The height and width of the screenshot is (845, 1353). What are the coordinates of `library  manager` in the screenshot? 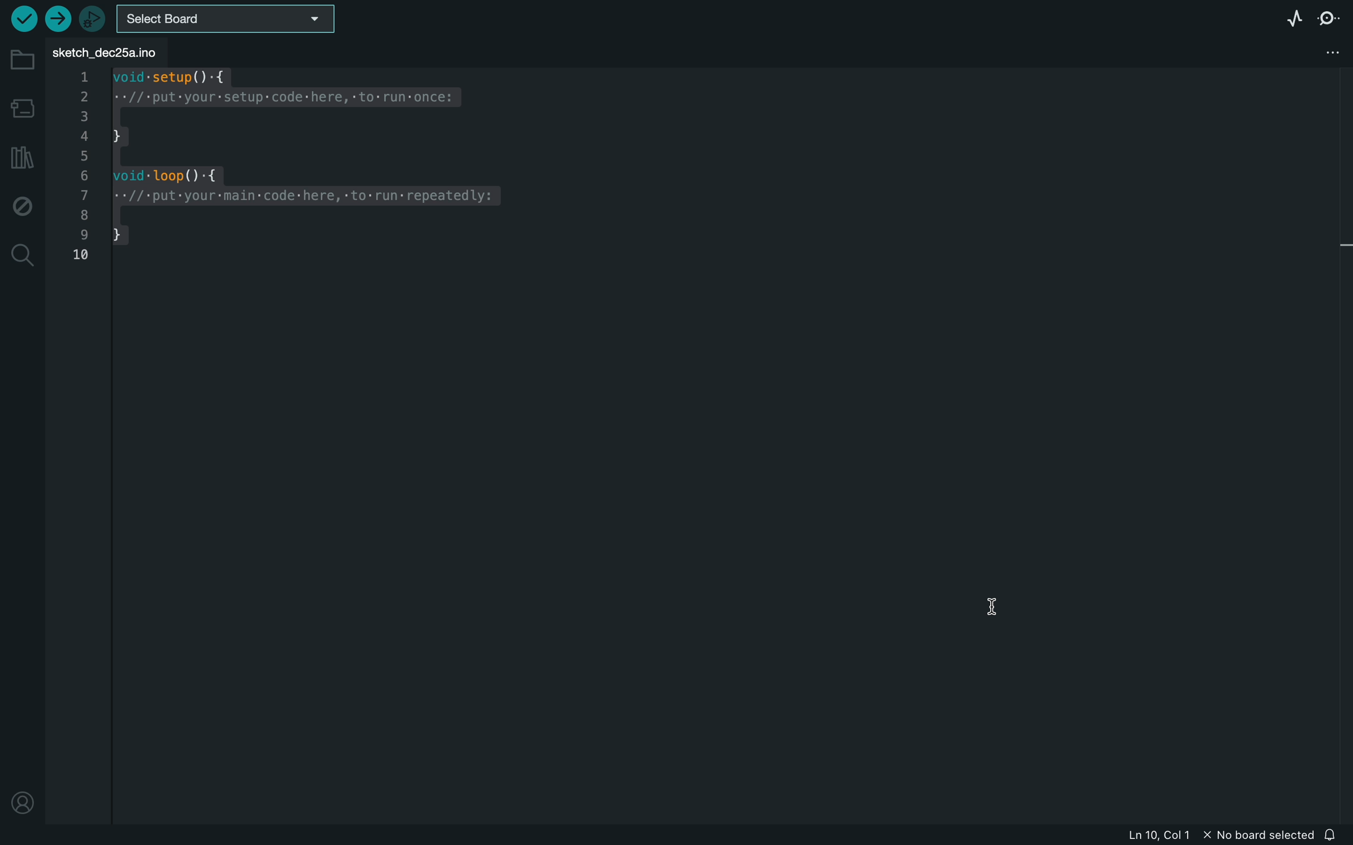 It's located at (22, 156).